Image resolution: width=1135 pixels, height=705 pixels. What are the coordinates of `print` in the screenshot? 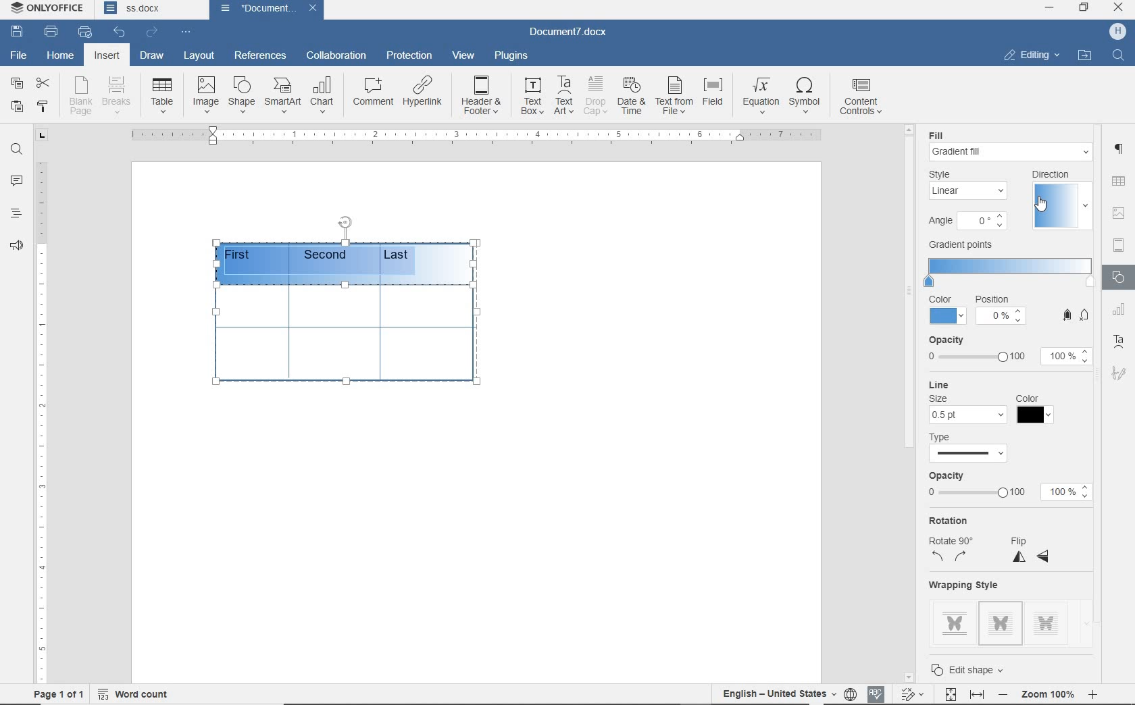 It's located at (51, 31).